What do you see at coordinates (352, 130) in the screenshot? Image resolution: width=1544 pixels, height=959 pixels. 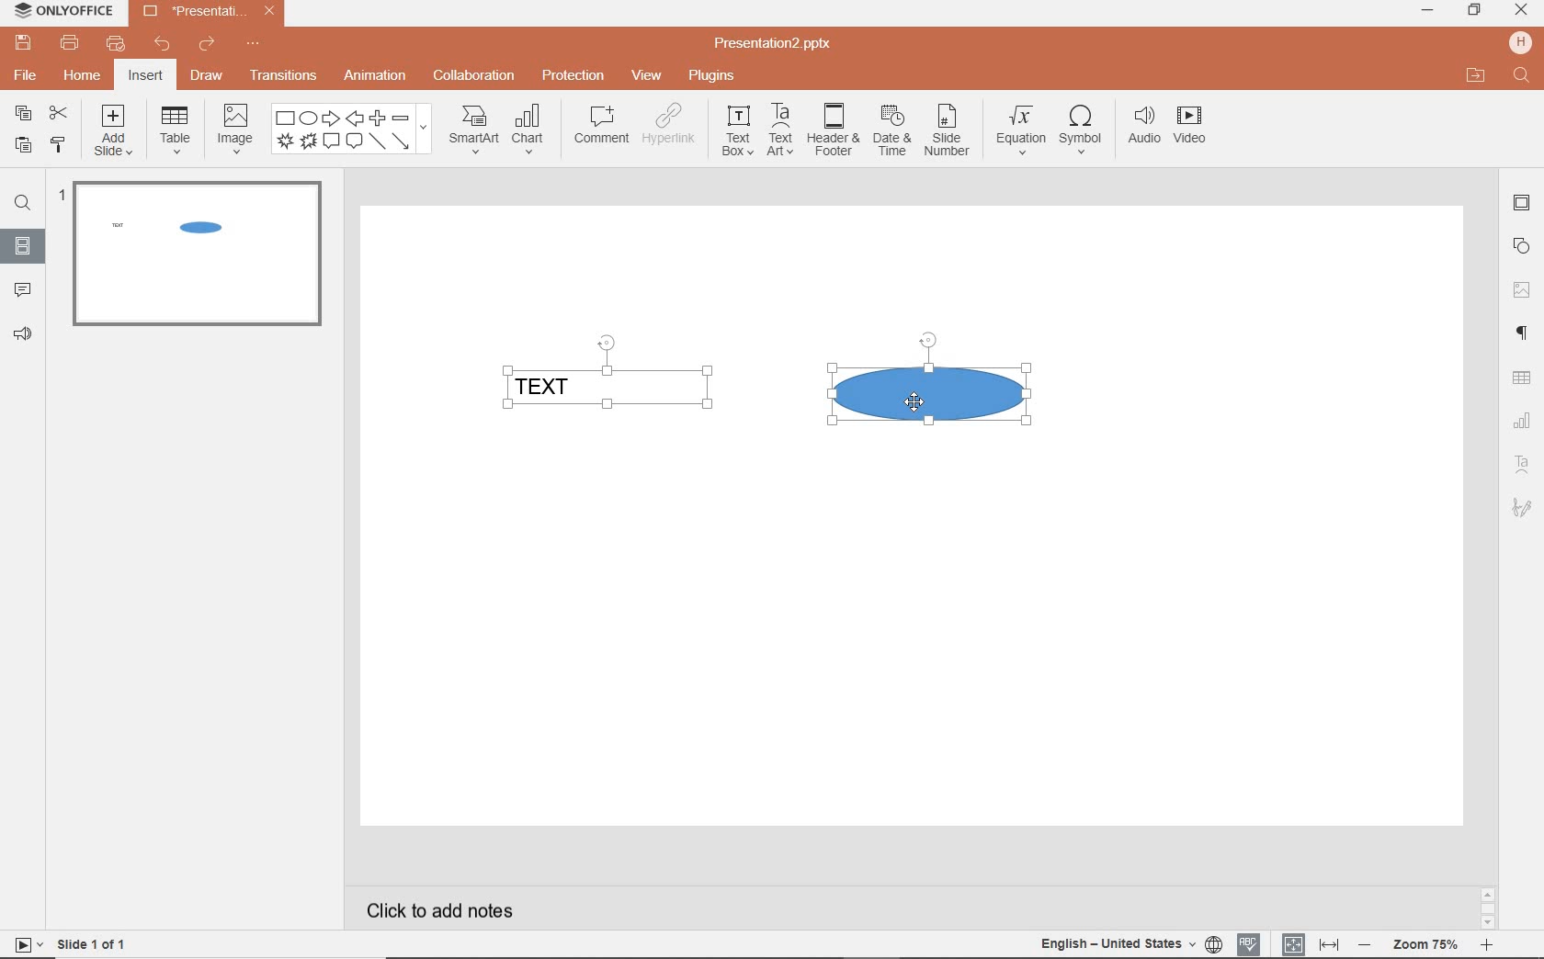 I see `shape` at bounding box center [352, 130].